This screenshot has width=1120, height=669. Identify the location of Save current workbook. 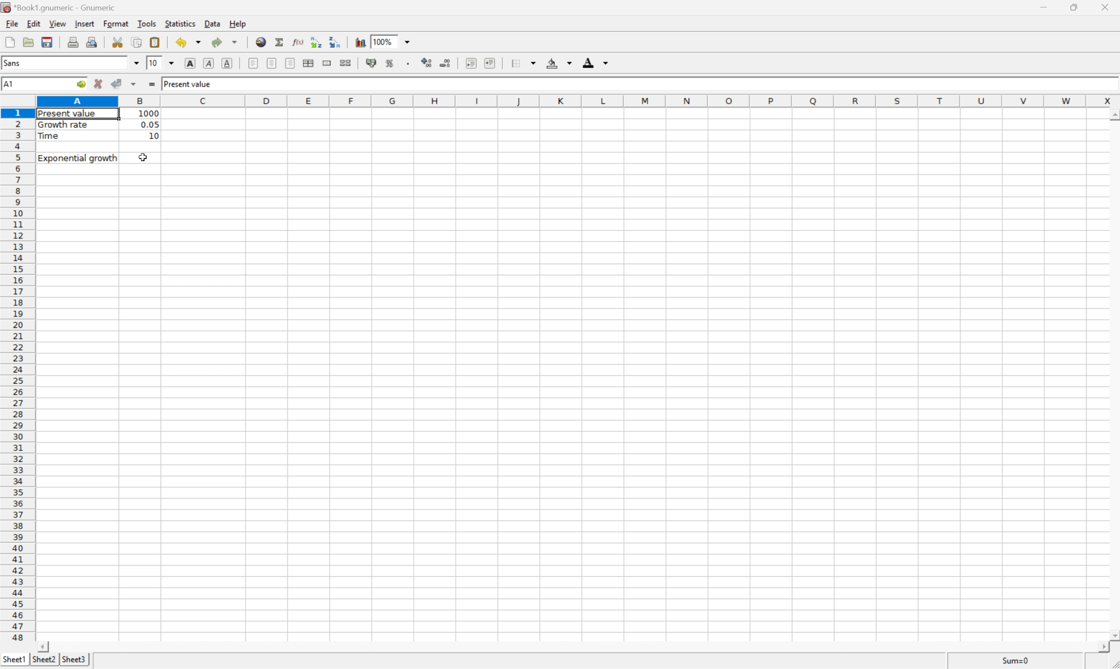
(48, 40).